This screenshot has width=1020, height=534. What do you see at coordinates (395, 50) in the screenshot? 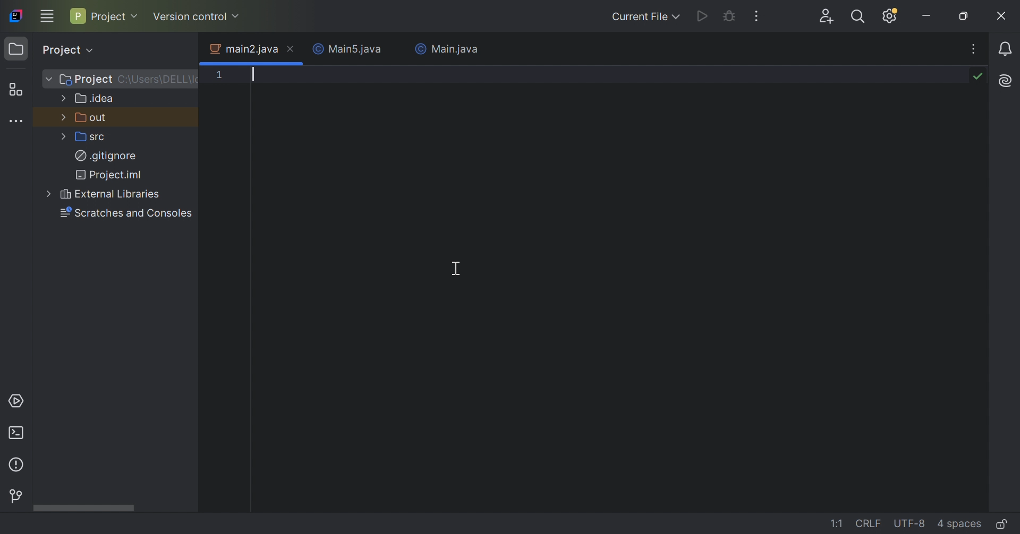
I see `Close` at bounding box center [395, 50].